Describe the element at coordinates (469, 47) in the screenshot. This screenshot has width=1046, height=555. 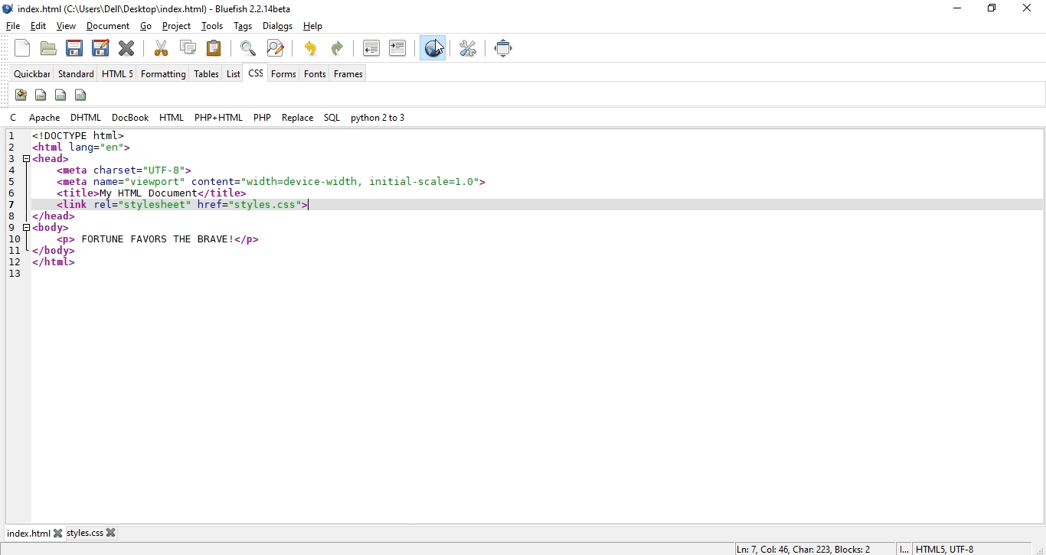
I see `edit preferences` at that location.